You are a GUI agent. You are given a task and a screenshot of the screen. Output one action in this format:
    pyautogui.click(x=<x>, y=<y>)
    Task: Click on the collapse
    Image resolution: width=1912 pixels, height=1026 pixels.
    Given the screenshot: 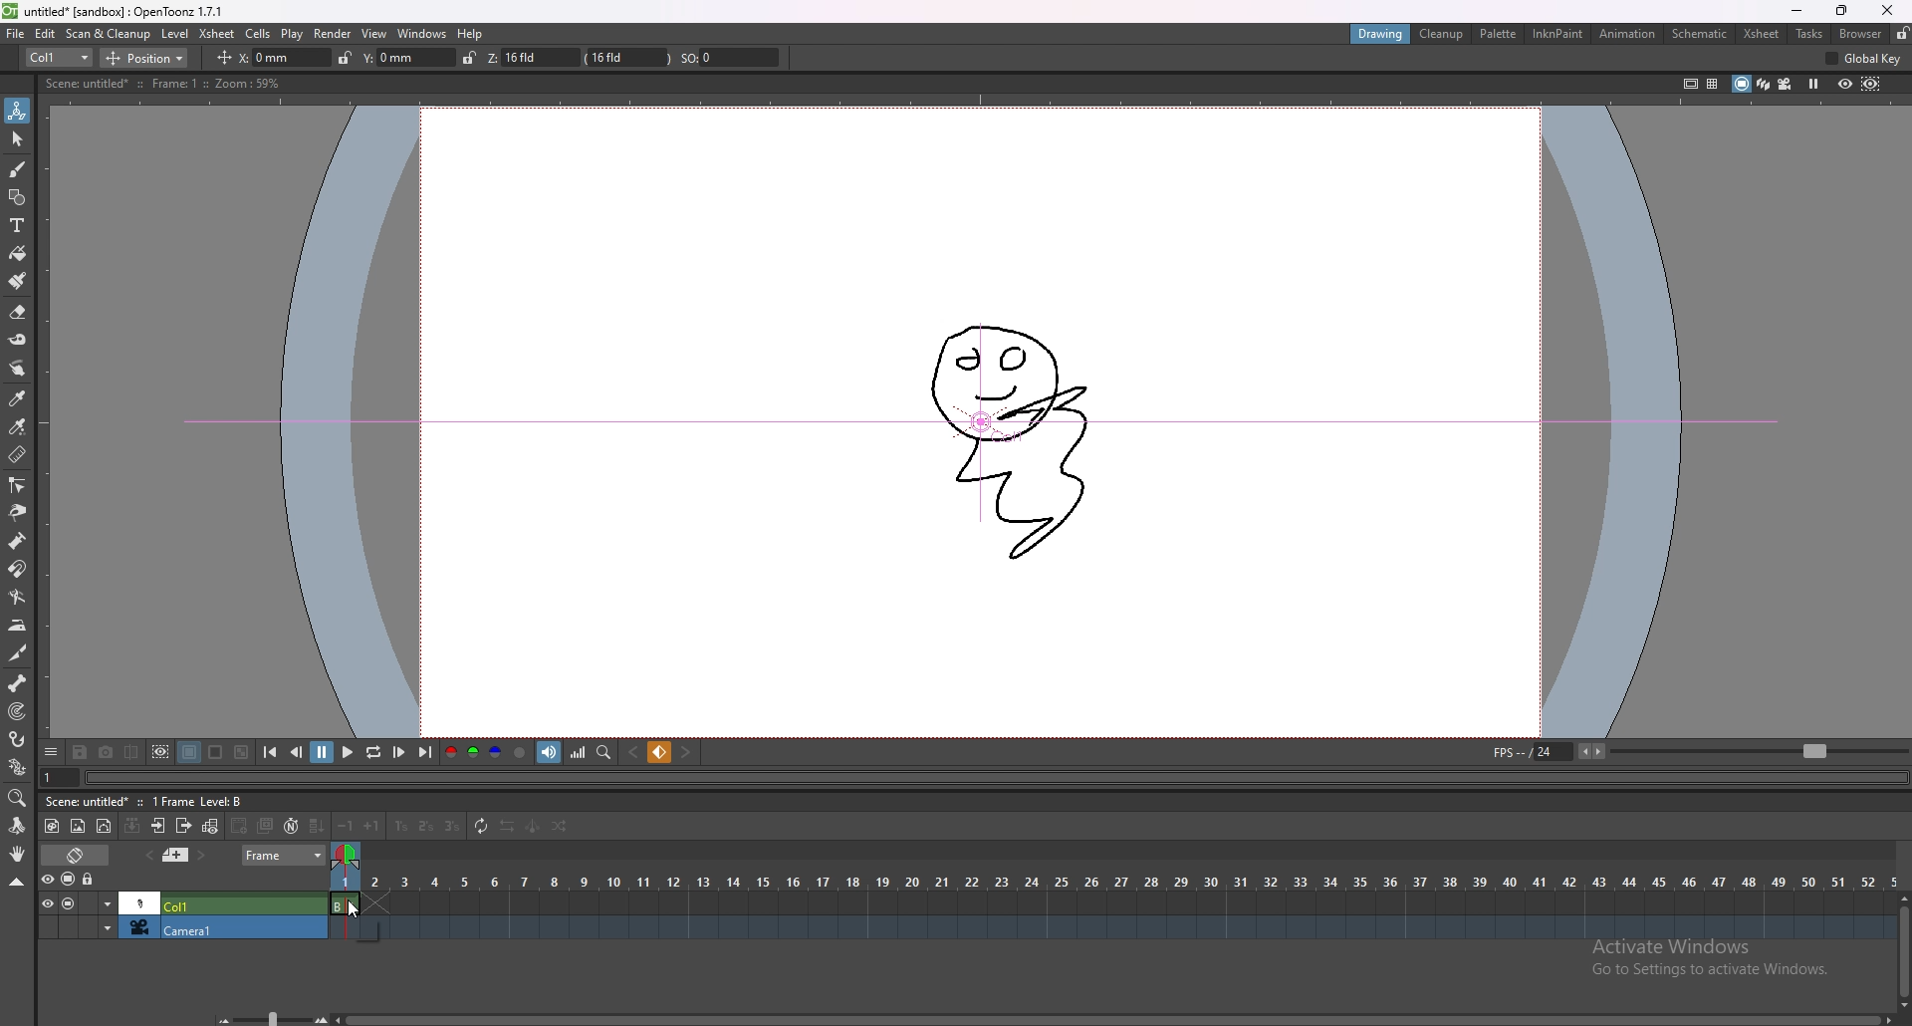 What is the action you would take?
    pyautogui.click(x=16, y=882)
    